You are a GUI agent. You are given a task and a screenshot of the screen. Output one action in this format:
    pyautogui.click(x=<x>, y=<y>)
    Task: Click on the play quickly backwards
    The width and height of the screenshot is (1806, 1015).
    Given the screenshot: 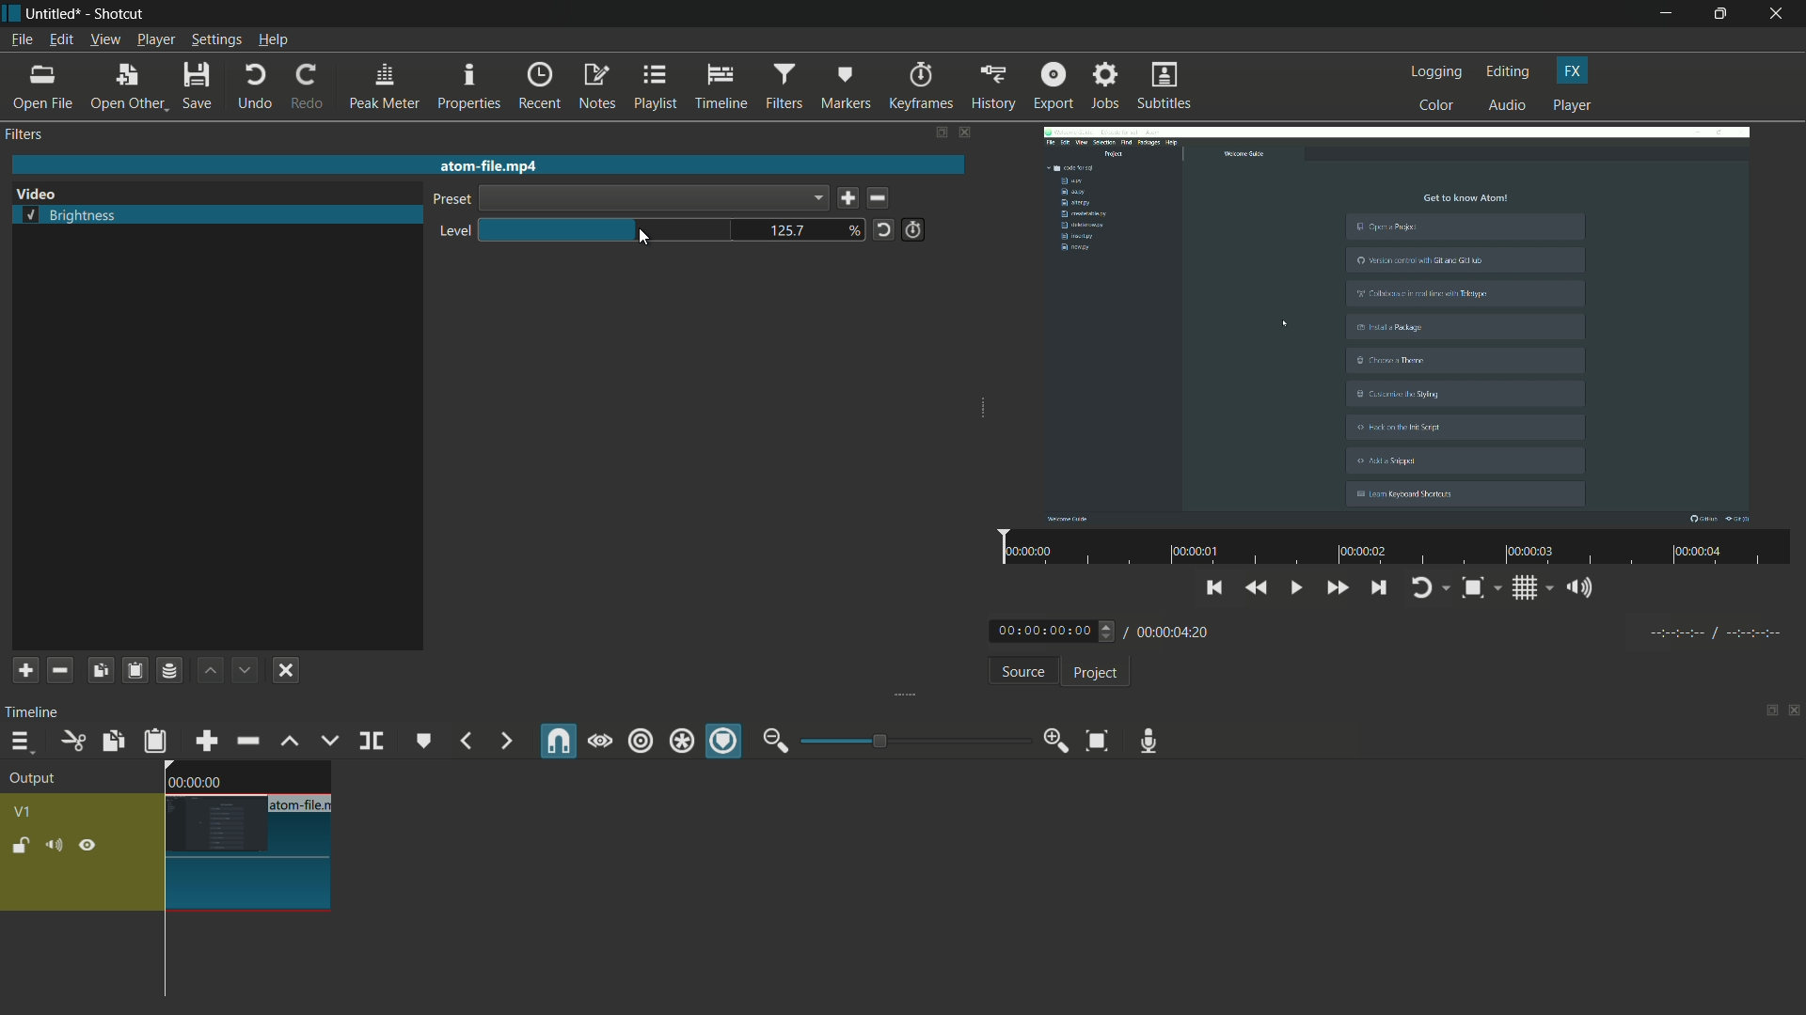 What is the action you would take?
    pyautogui.click(x=1258, y=588)
    